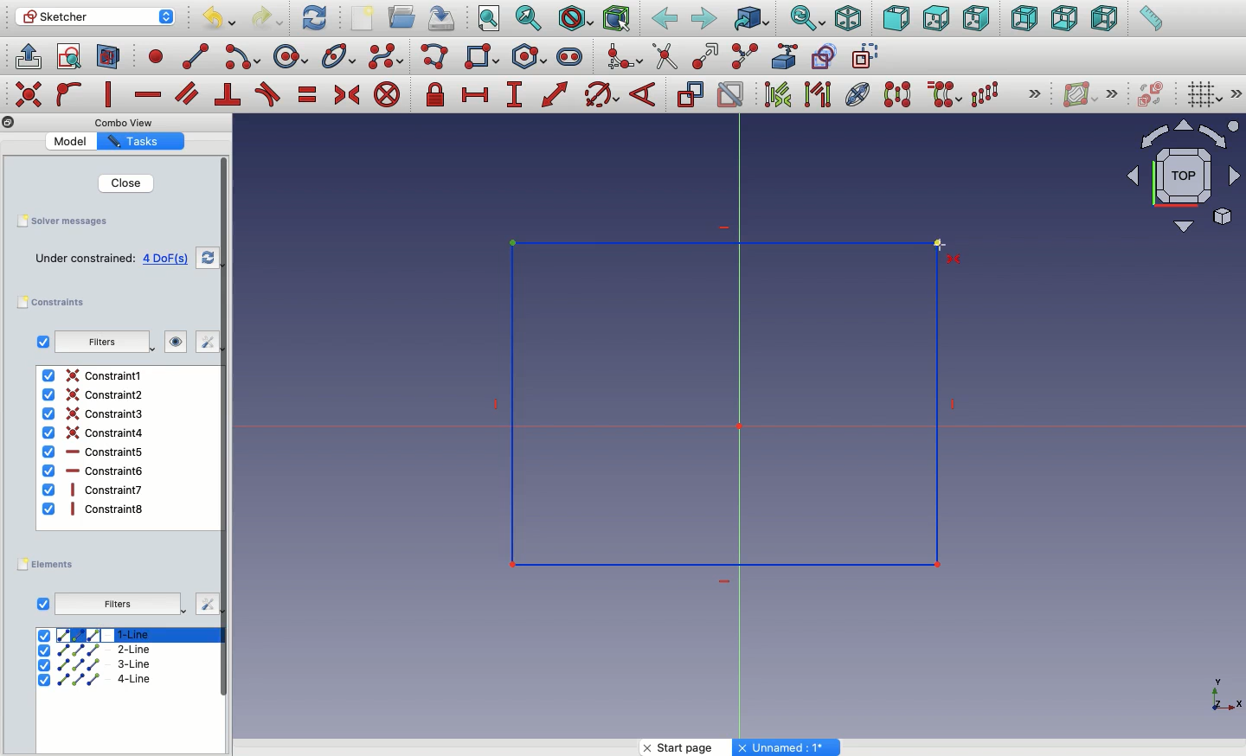  What do you see at coordinates (94, 452) in the screenshot?
I see `Constraint5` at bounding box center [94, 452].